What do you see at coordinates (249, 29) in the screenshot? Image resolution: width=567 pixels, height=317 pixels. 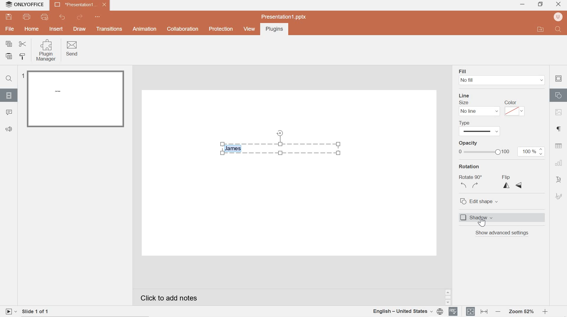 I see `view` at bounding box center [249, 29].